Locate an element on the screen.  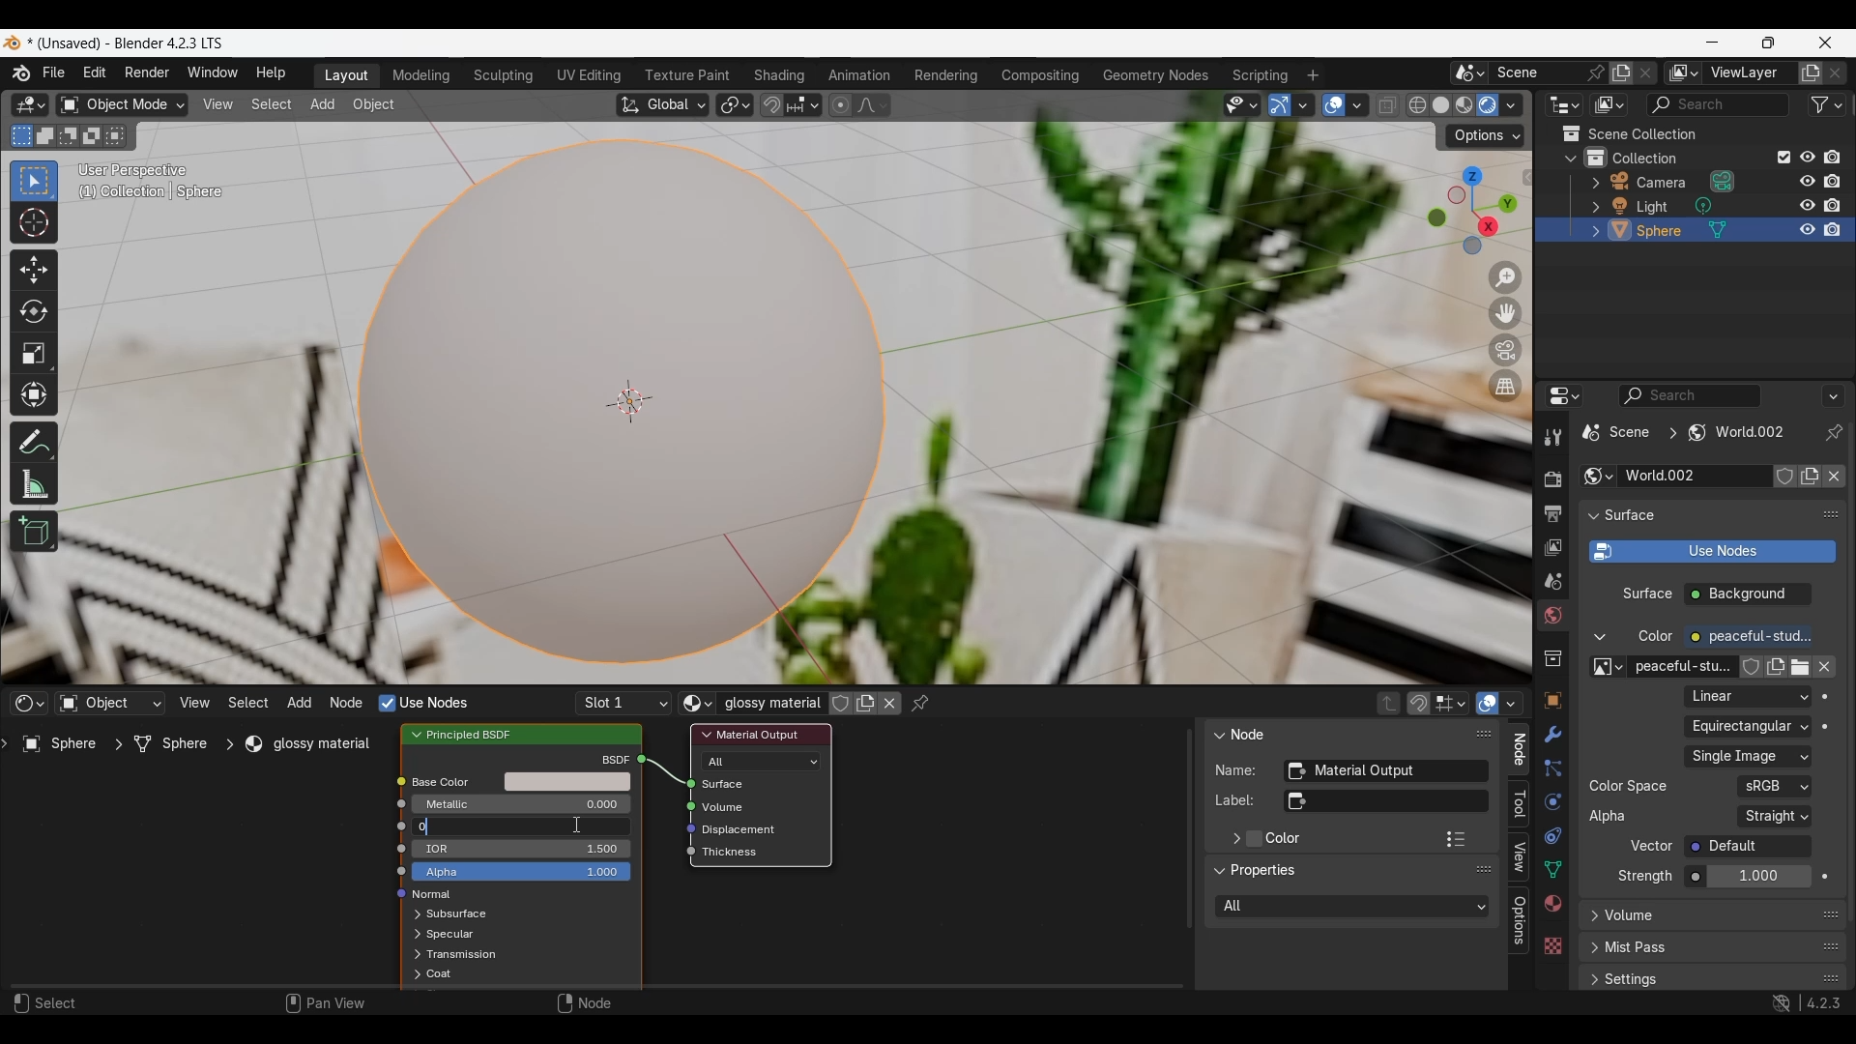
View menu is located at coordinates (218, 105).